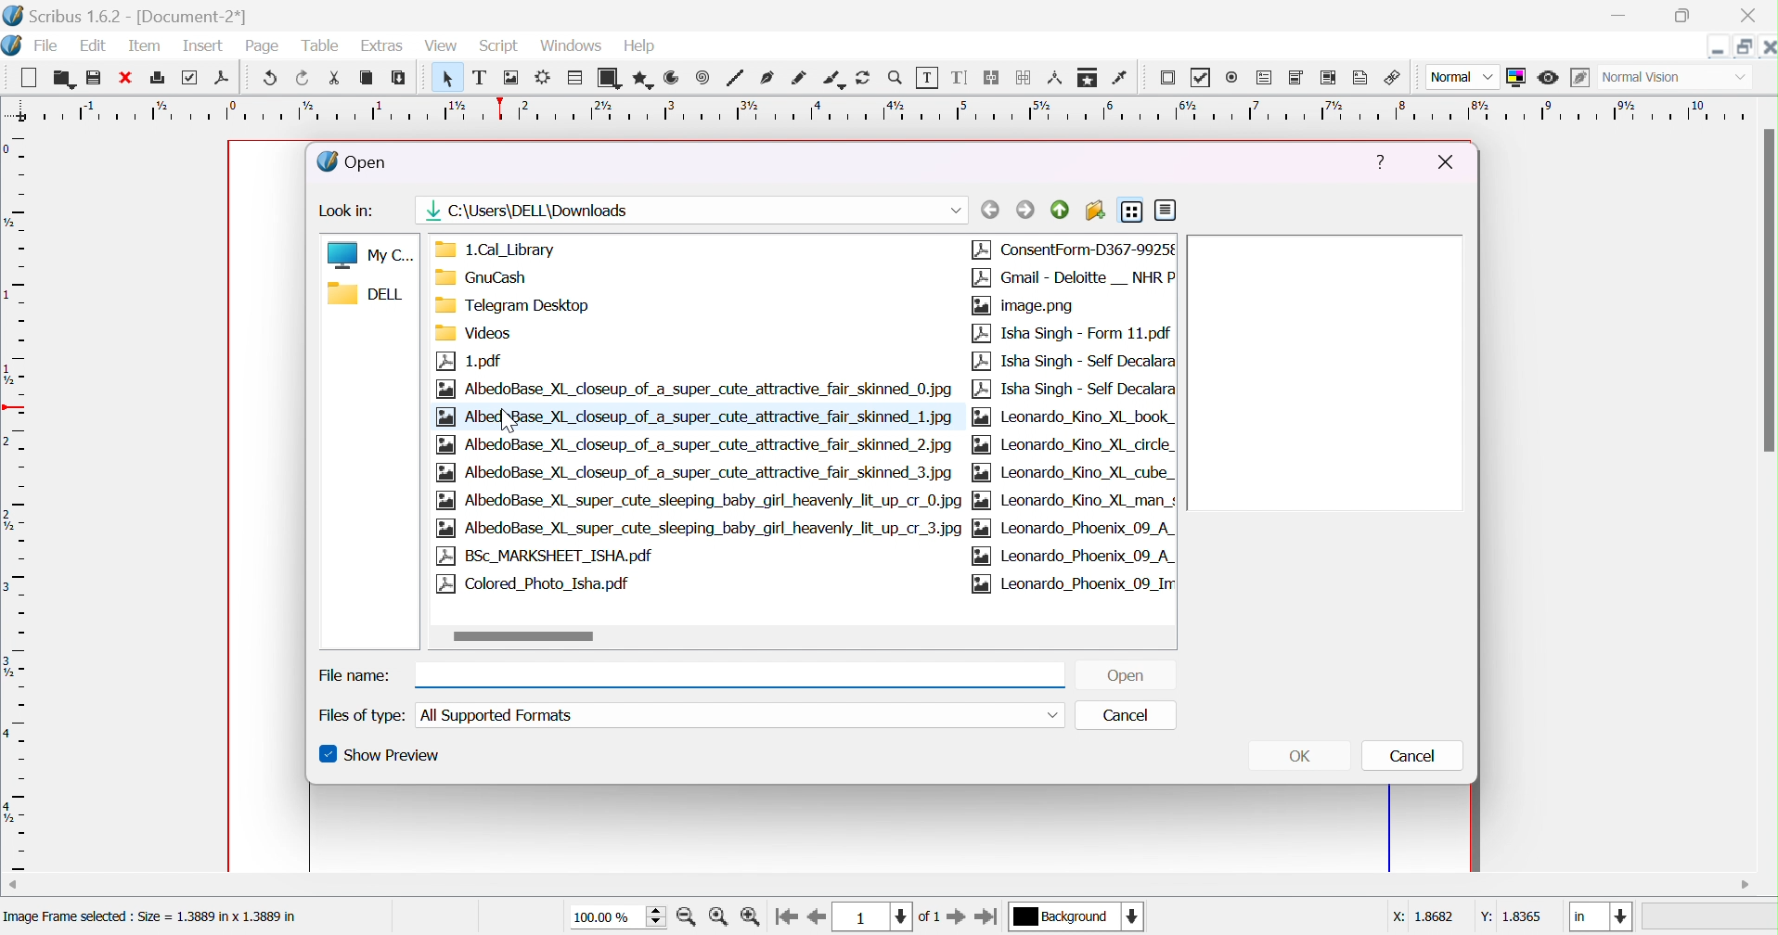 This screenshot has height=935, width=1778. Describe the element at coordinates (642, 45) in the screenshot. I see `help` at that location.